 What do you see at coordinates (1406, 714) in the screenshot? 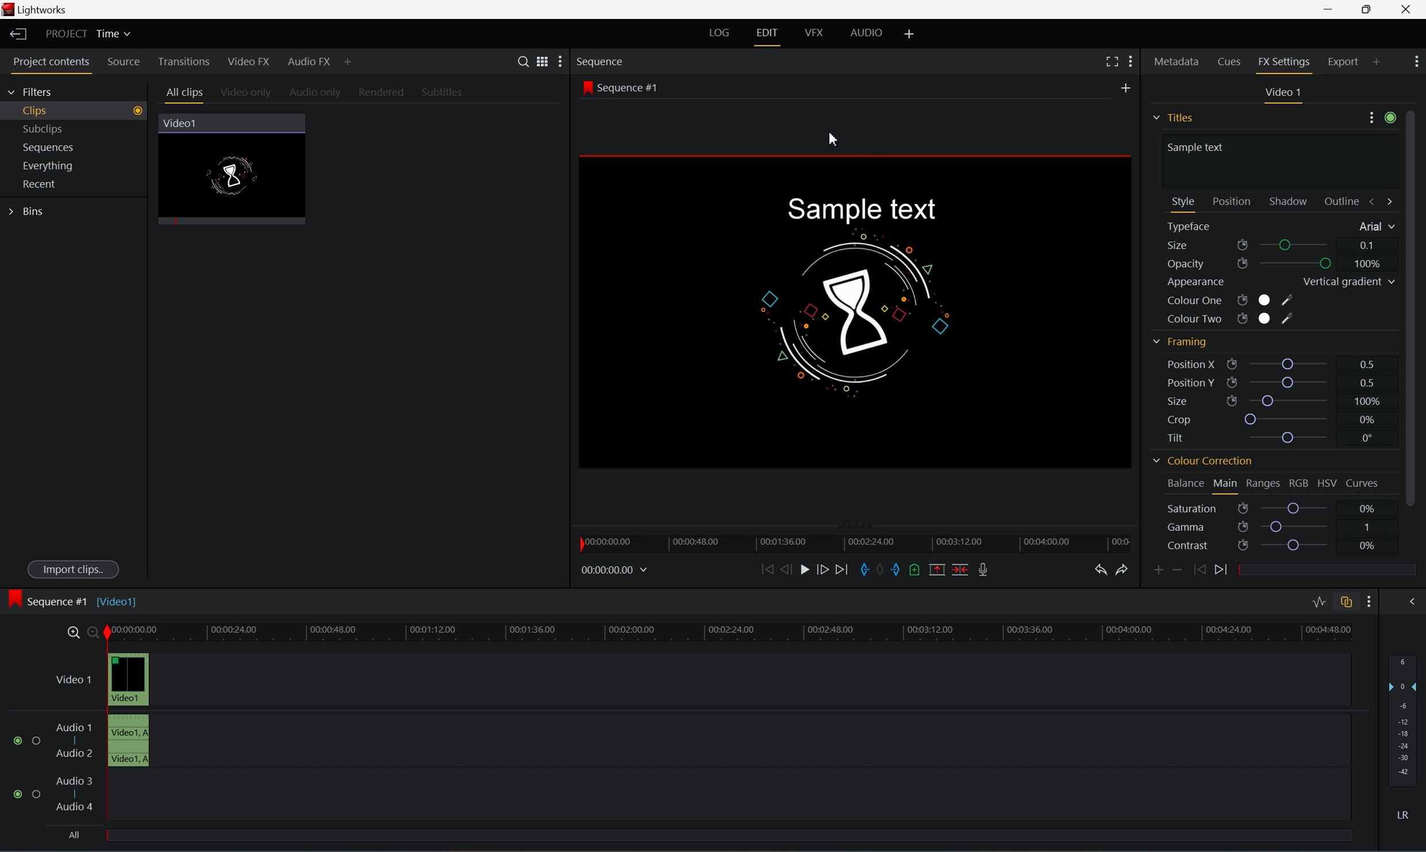
I see `audio output levels` at bounding box center [1406, 714].